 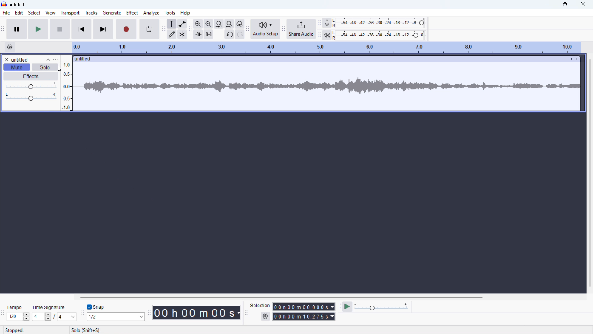 I want to click on toggle snap, so click(x=96, y=306).